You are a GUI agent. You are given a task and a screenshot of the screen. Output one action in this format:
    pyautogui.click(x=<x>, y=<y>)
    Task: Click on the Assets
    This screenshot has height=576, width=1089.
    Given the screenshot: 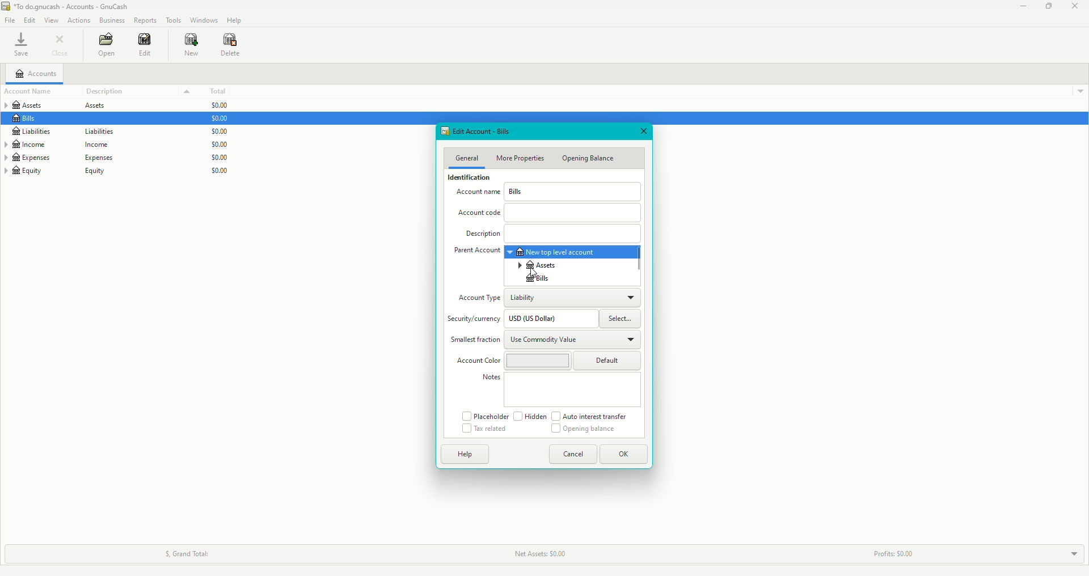 What is the action you would take?
    pyautogui.click(x=539, y=265)
    